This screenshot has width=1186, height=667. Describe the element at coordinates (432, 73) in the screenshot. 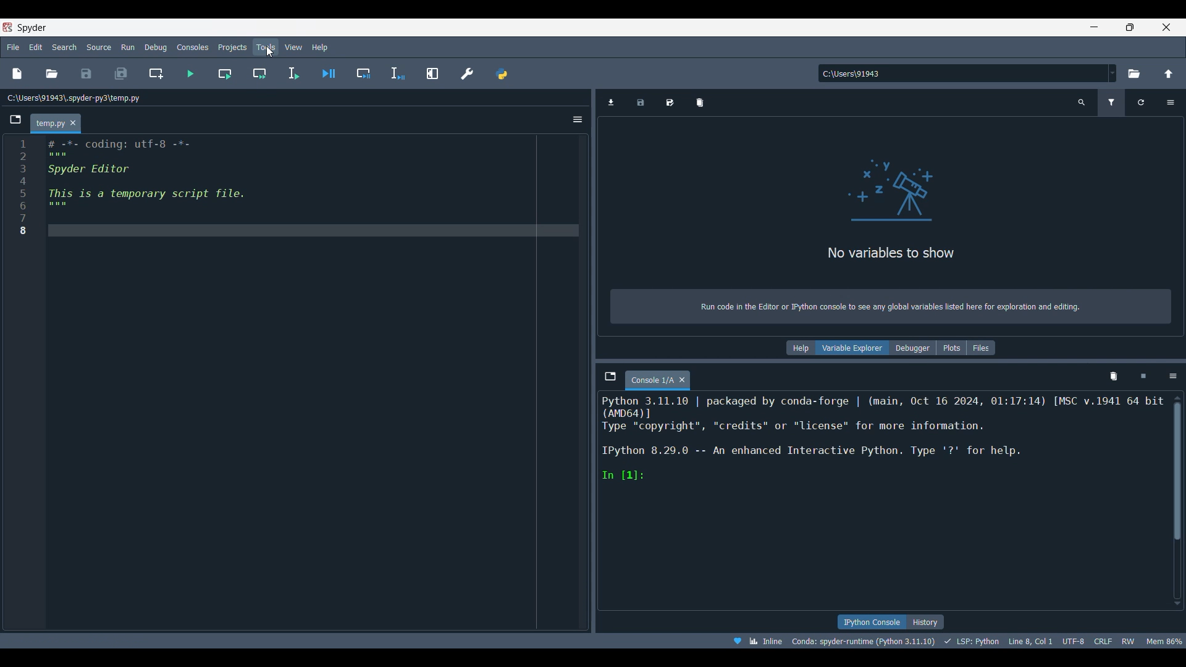

I see `Maximize current pane` at that location.